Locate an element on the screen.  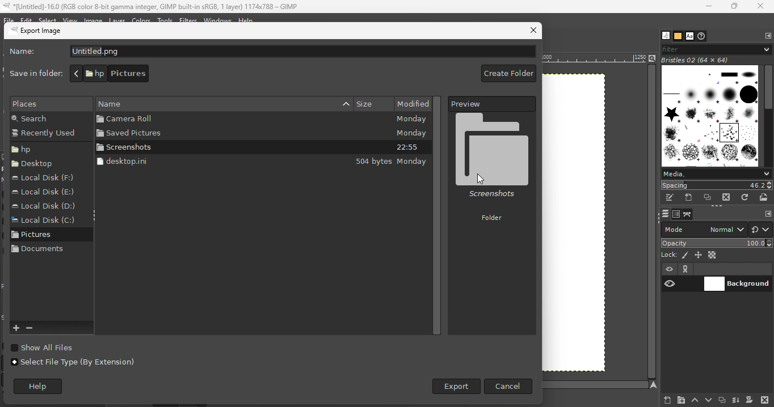
Opacity     100.0 is located at coordinates (717, 243).